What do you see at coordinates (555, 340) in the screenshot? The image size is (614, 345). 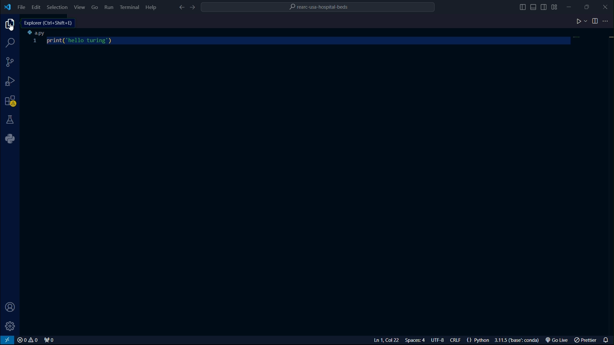 I see `go live extension` at bounding box center [555, 340].